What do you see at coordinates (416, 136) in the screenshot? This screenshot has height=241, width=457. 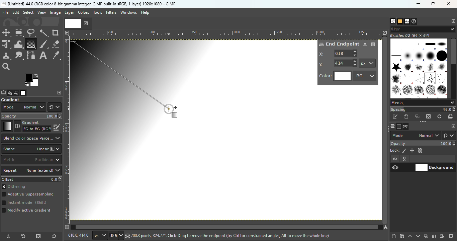 I see `Mode` at bounding box center [416, 136].